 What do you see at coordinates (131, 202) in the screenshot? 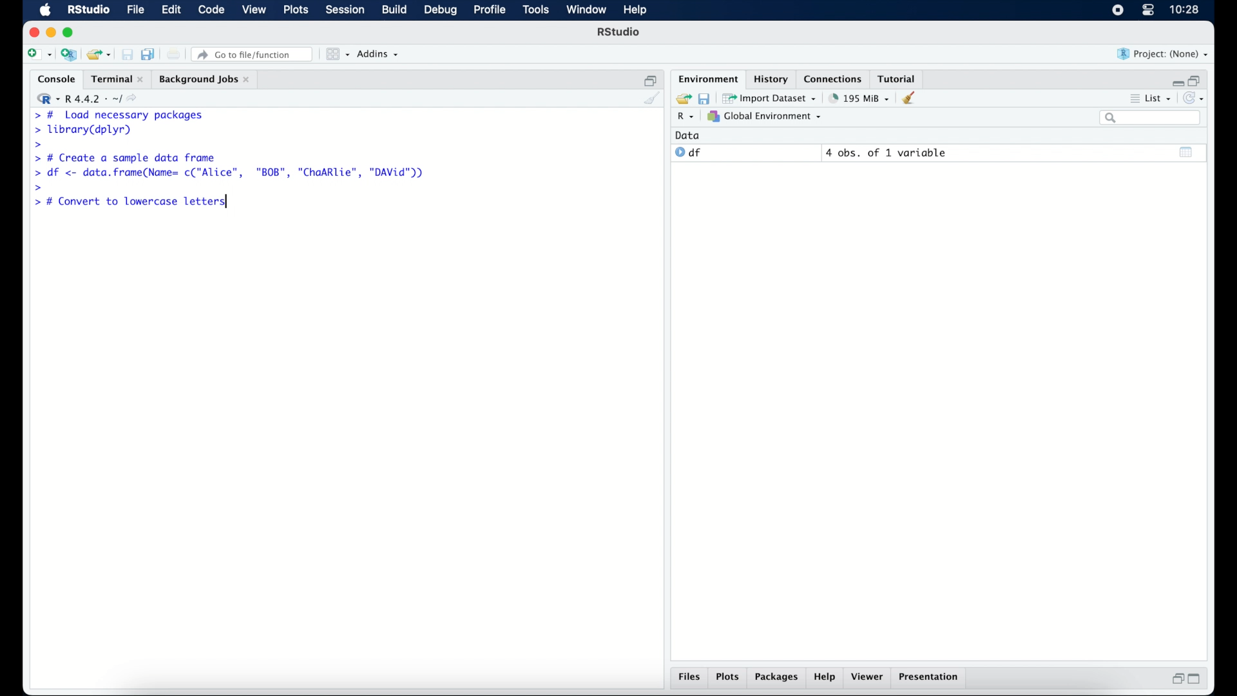
I see `> # Convert to lowercase letters|` at bounding box center [131, 202].